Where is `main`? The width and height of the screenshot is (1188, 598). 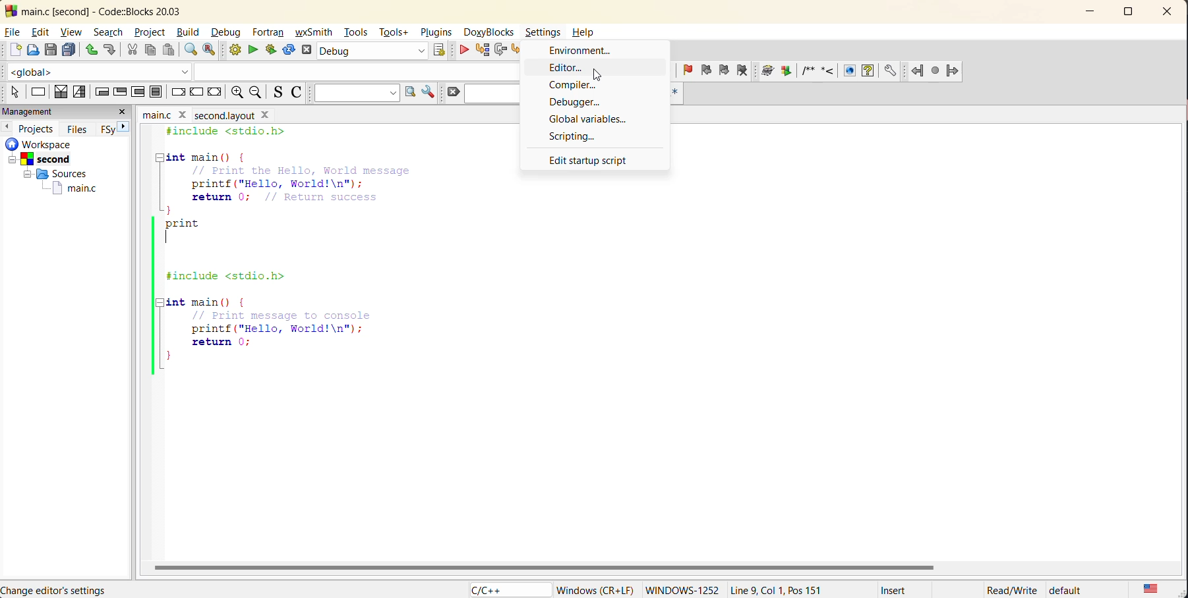 main is located at coordinates (154, 114).